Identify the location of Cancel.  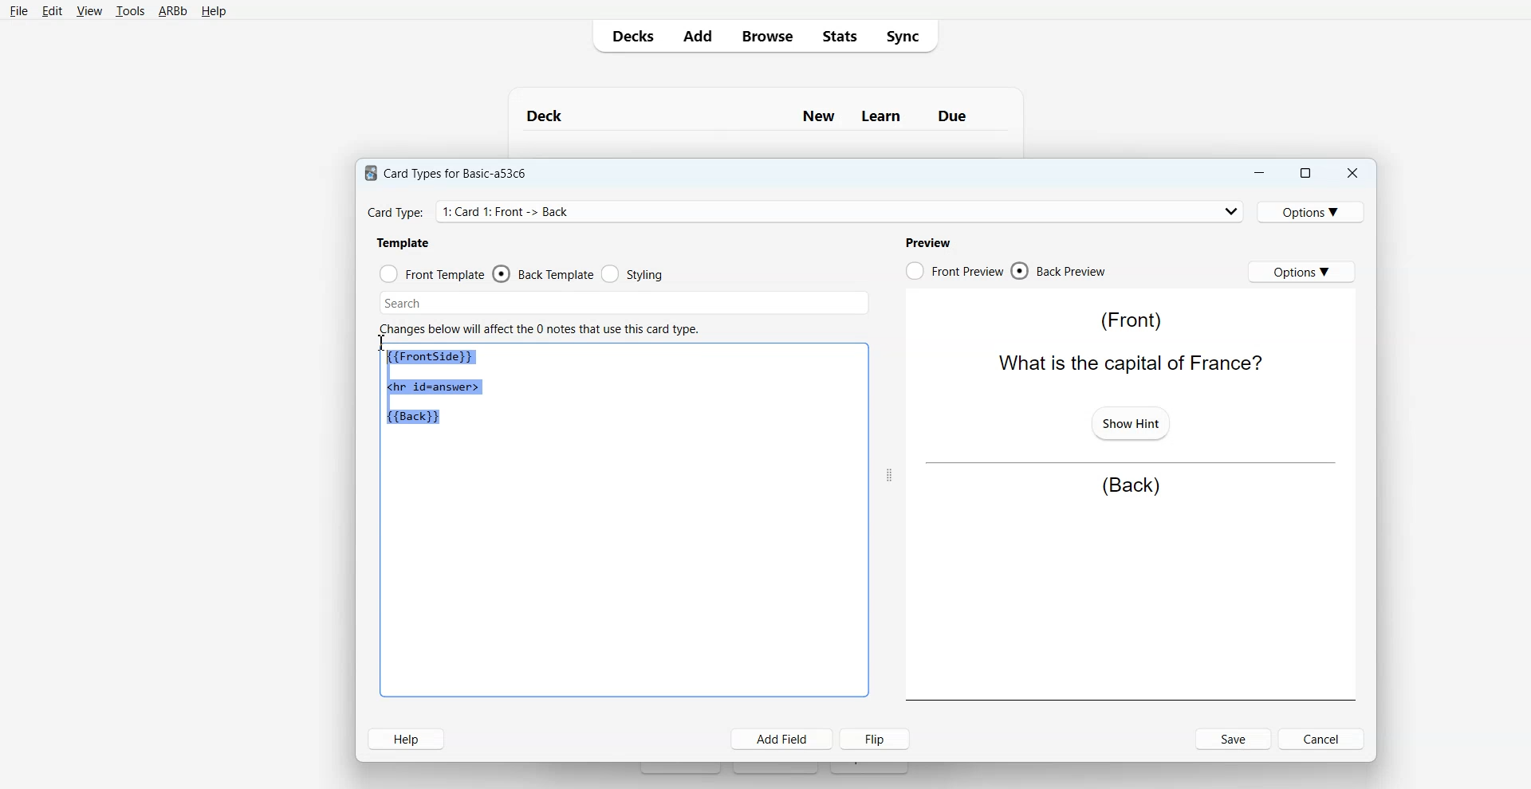
(1324, 738).